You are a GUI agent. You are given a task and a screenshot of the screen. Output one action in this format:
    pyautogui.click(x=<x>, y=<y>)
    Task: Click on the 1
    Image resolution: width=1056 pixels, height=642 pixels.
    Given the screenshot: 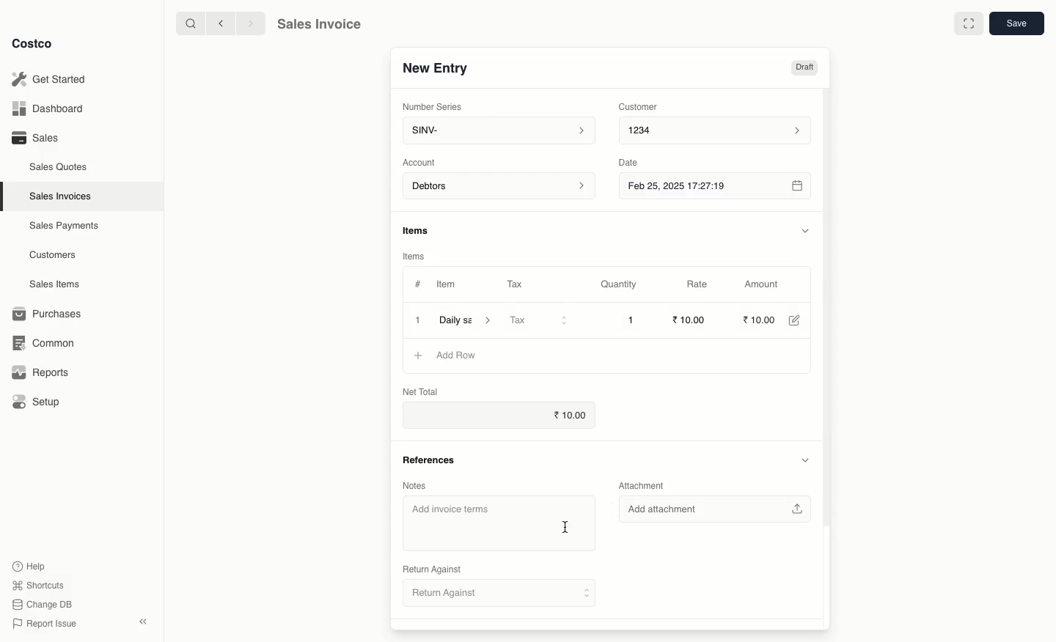 What is the action you would take?
    pyautogui.click(x=632, y=320)
    